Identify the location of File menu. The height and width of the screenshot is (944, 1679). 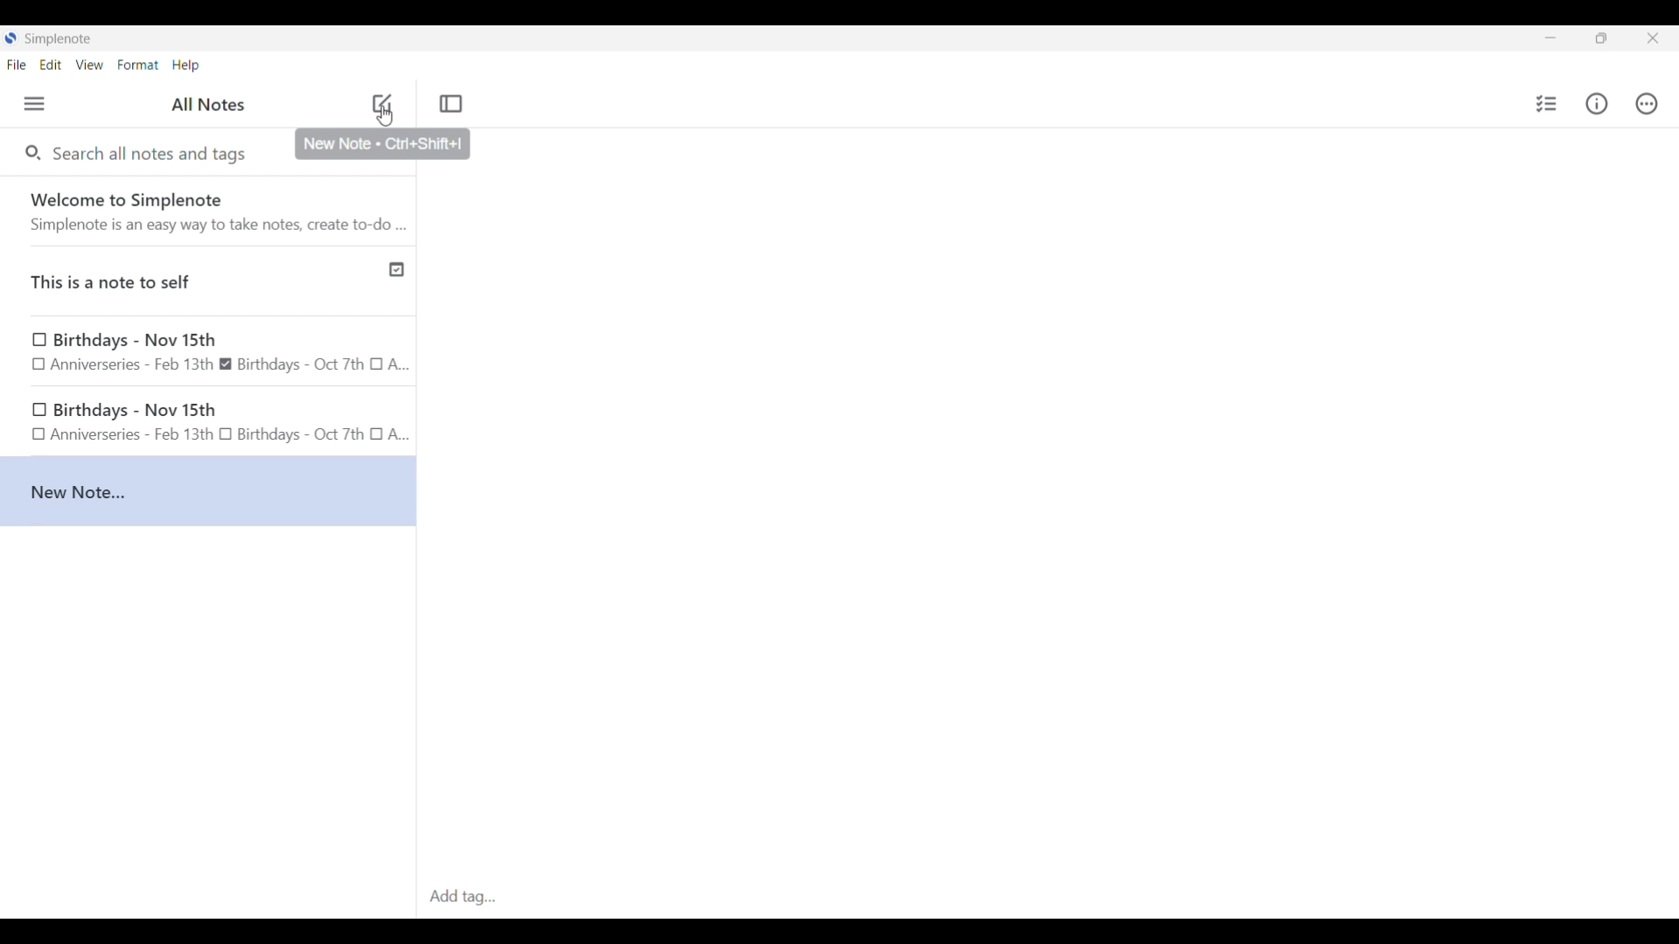
(17, 64).